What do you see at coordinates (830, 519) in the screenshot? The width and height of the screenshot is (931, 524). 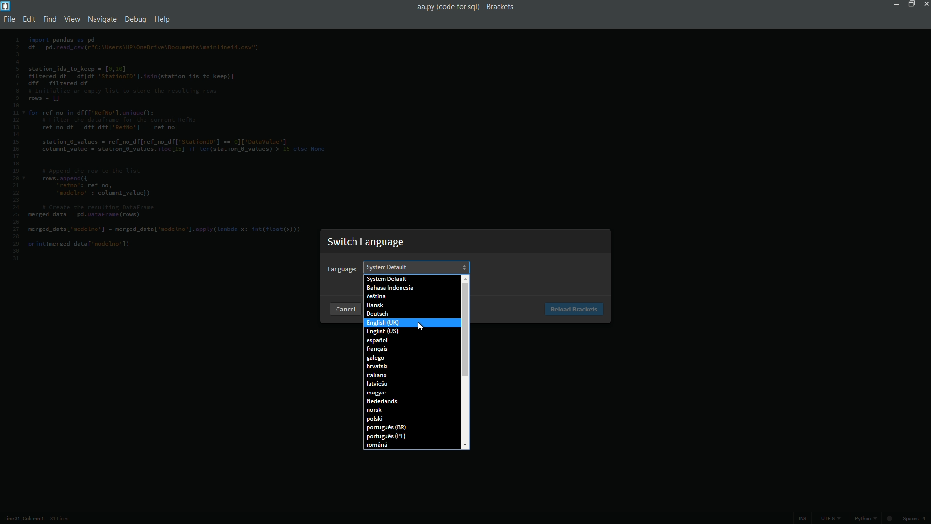 I see `file encoding` at bounding box center [830, 519].